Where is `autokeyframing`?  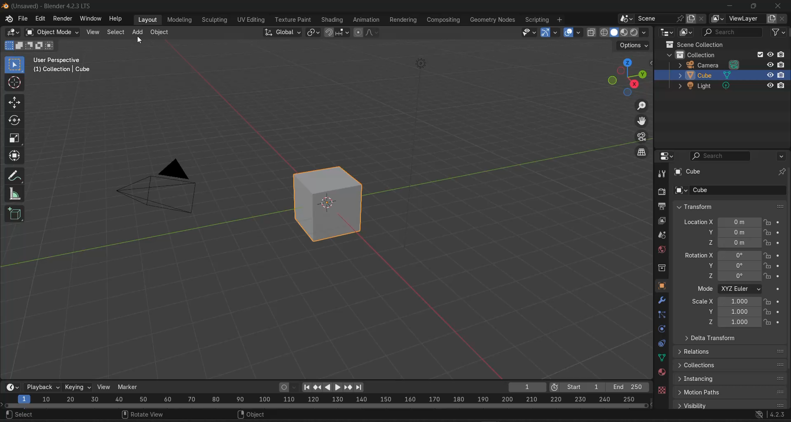 autokeyframing is located at coordinates (295, 387).